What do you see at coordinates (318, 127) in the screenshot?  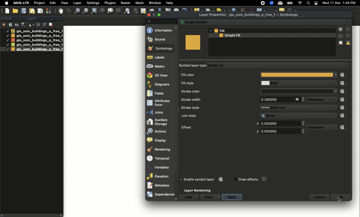 I see `Millimeters` at bounding box center [318, 127].